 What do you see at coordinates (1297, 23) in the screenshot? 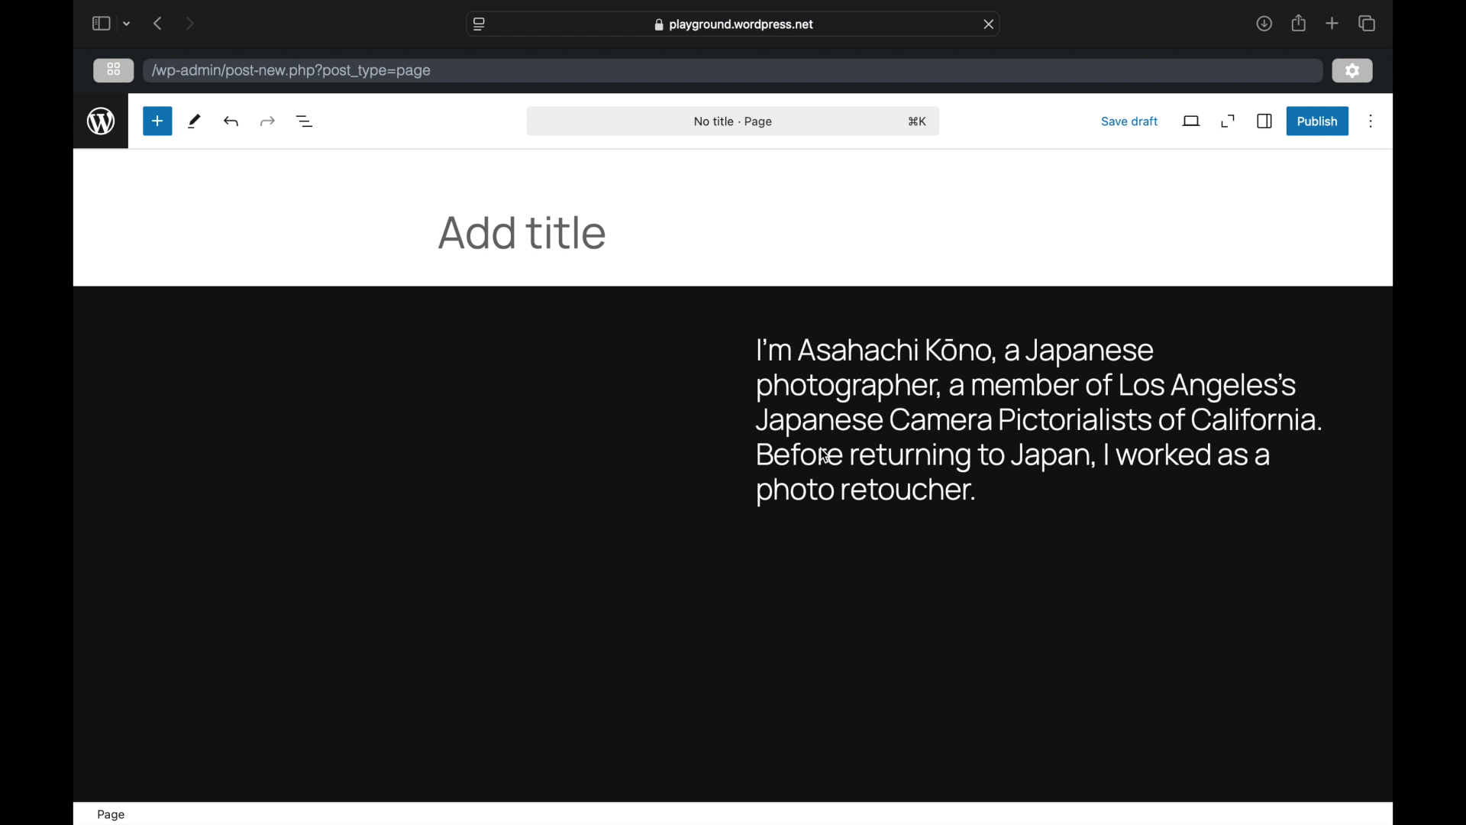
I see `share` at bounding box center [1297, 23].